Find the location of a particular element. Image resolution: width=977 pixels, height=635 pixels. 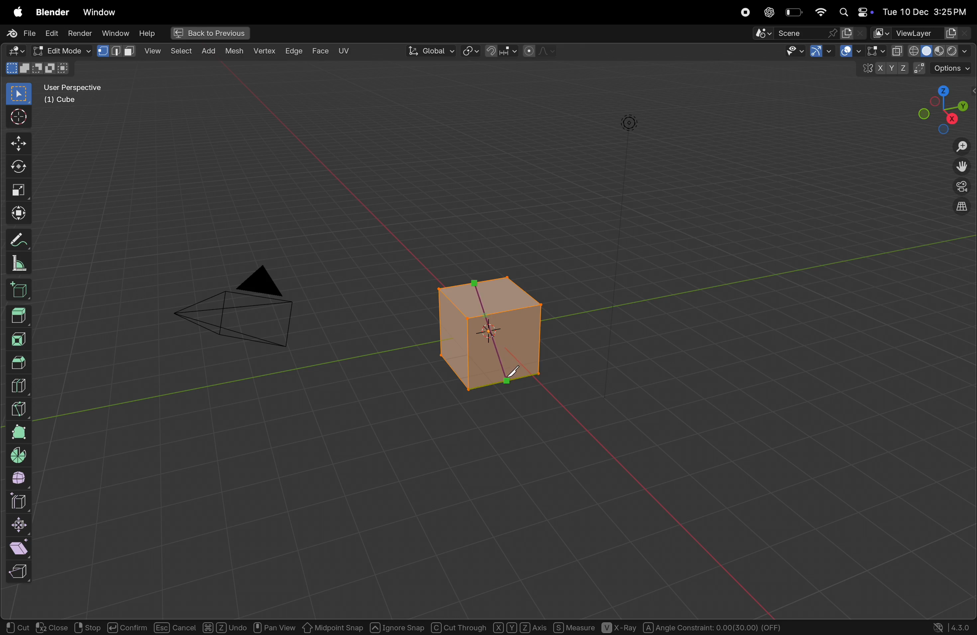

Midpoint Snap is located at coordinates (333, 627).